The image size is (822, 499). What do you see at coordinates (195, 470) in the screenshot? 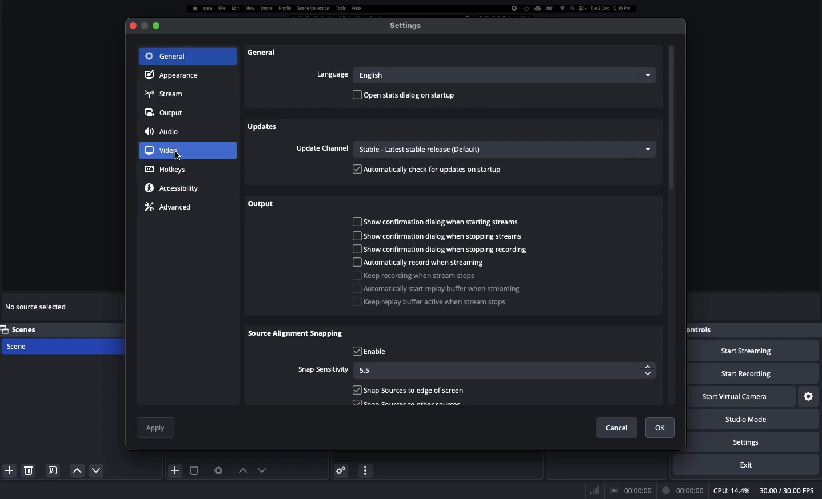
I see `Delete` at bounding box center [195, 470].